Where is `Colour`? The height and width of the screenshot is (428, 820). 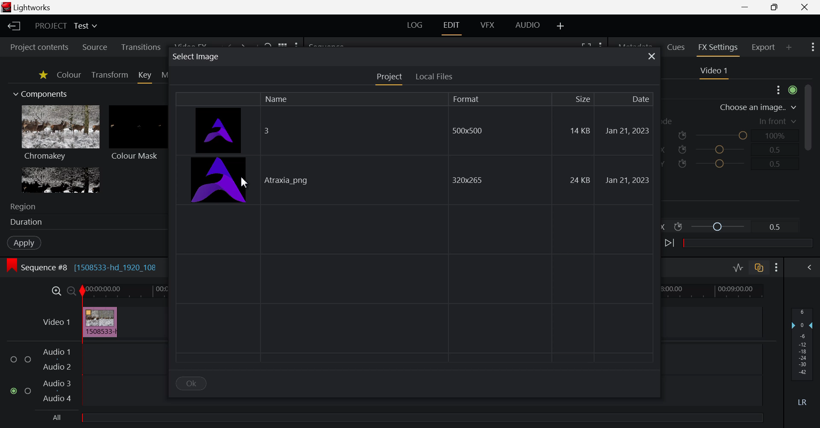 Colour is located at coordinates (69, 75).